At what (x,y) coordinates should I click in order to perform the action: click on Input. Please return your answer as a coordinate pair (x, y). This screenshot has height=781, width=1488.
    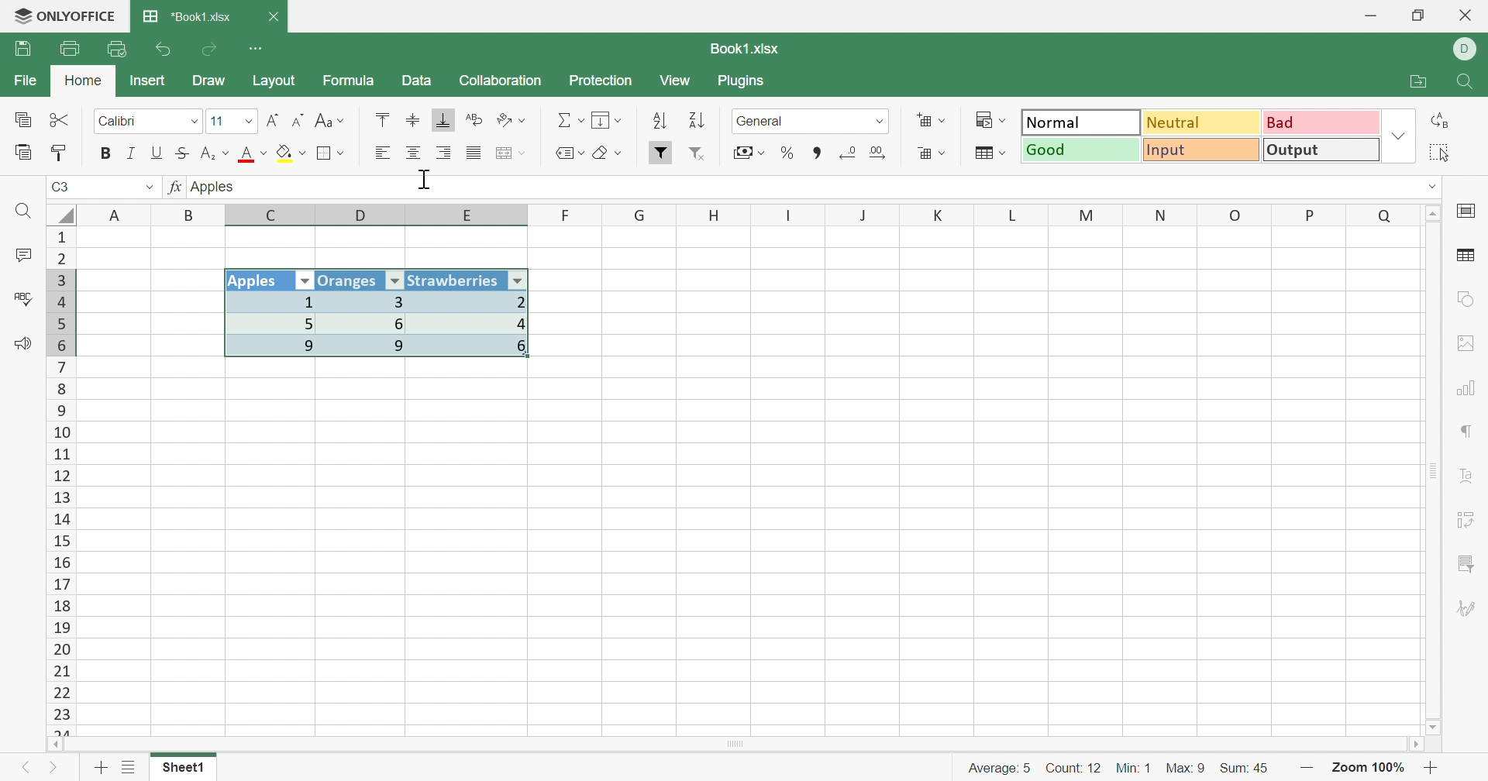
    Looking at the image, I should click on (1205, 152).